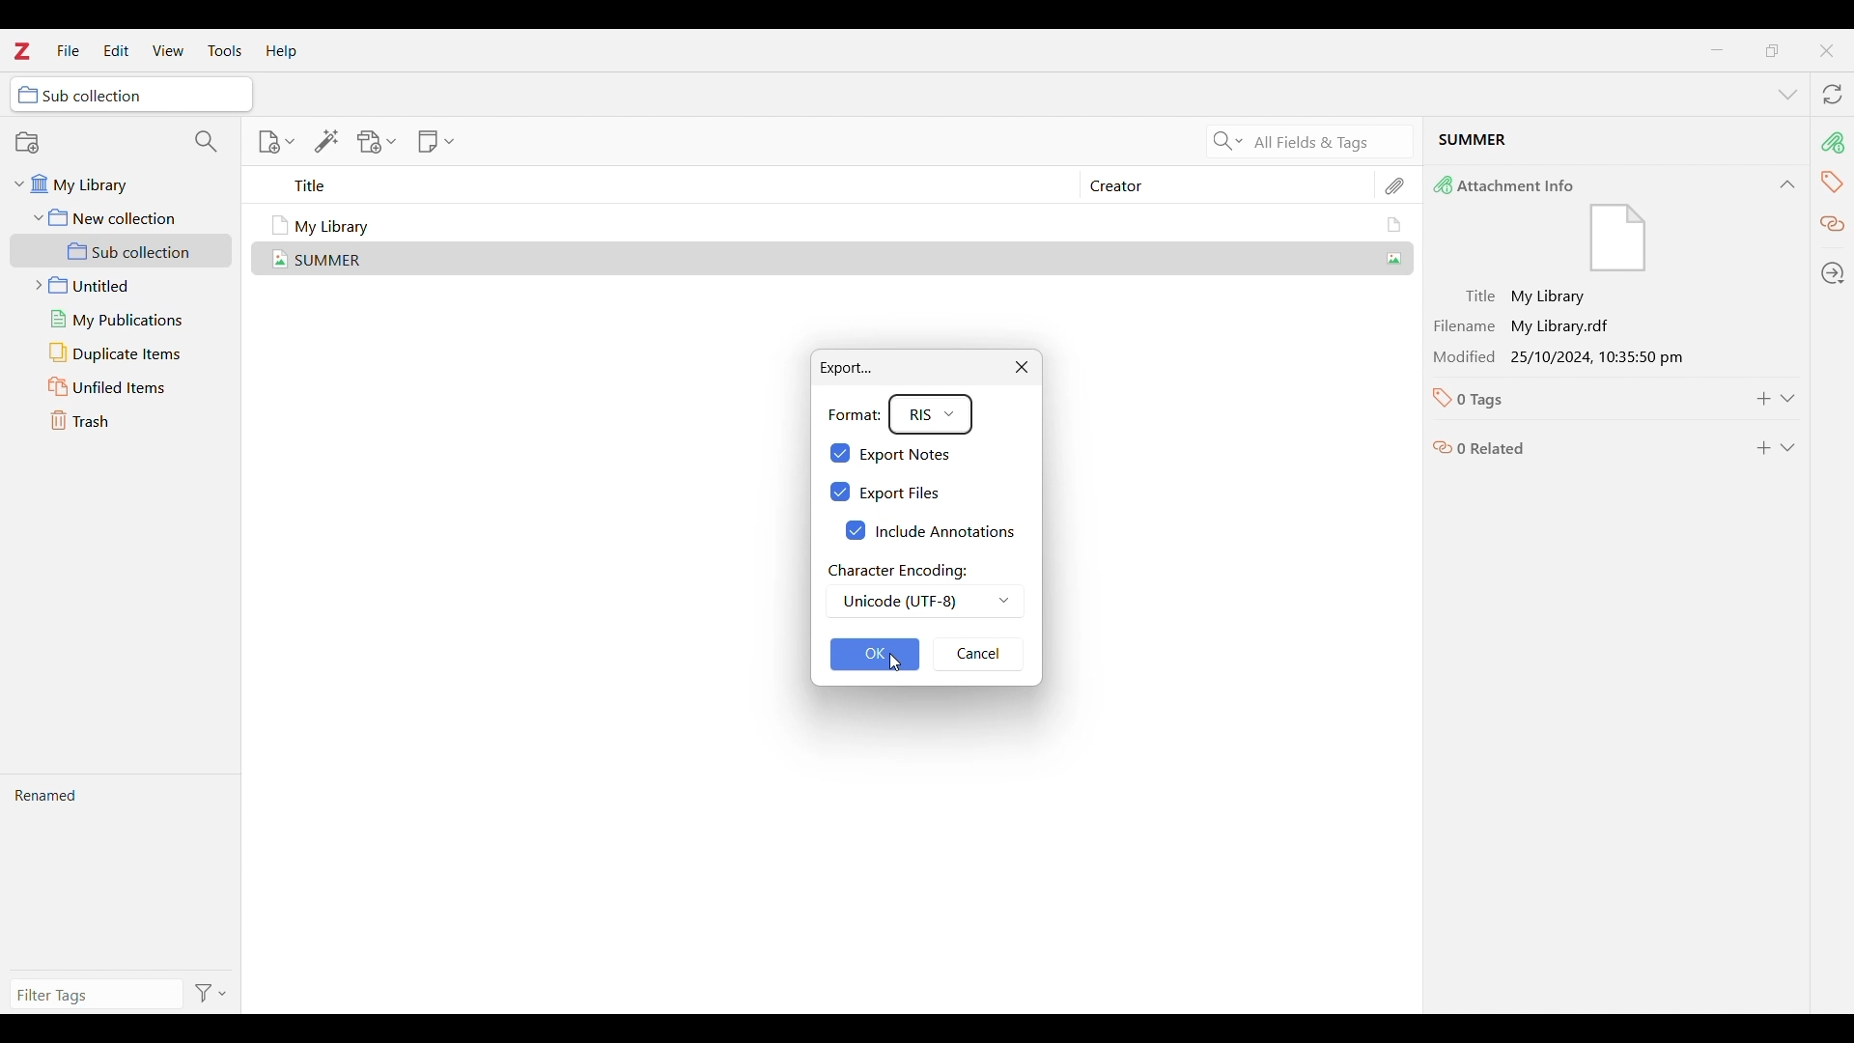 Image resolution: width=1854 pixels, height=1043 pixels. What do you see at coordinates (213, 993) in the screenshot?
I see `Filter` at bounding box center [213, 993].